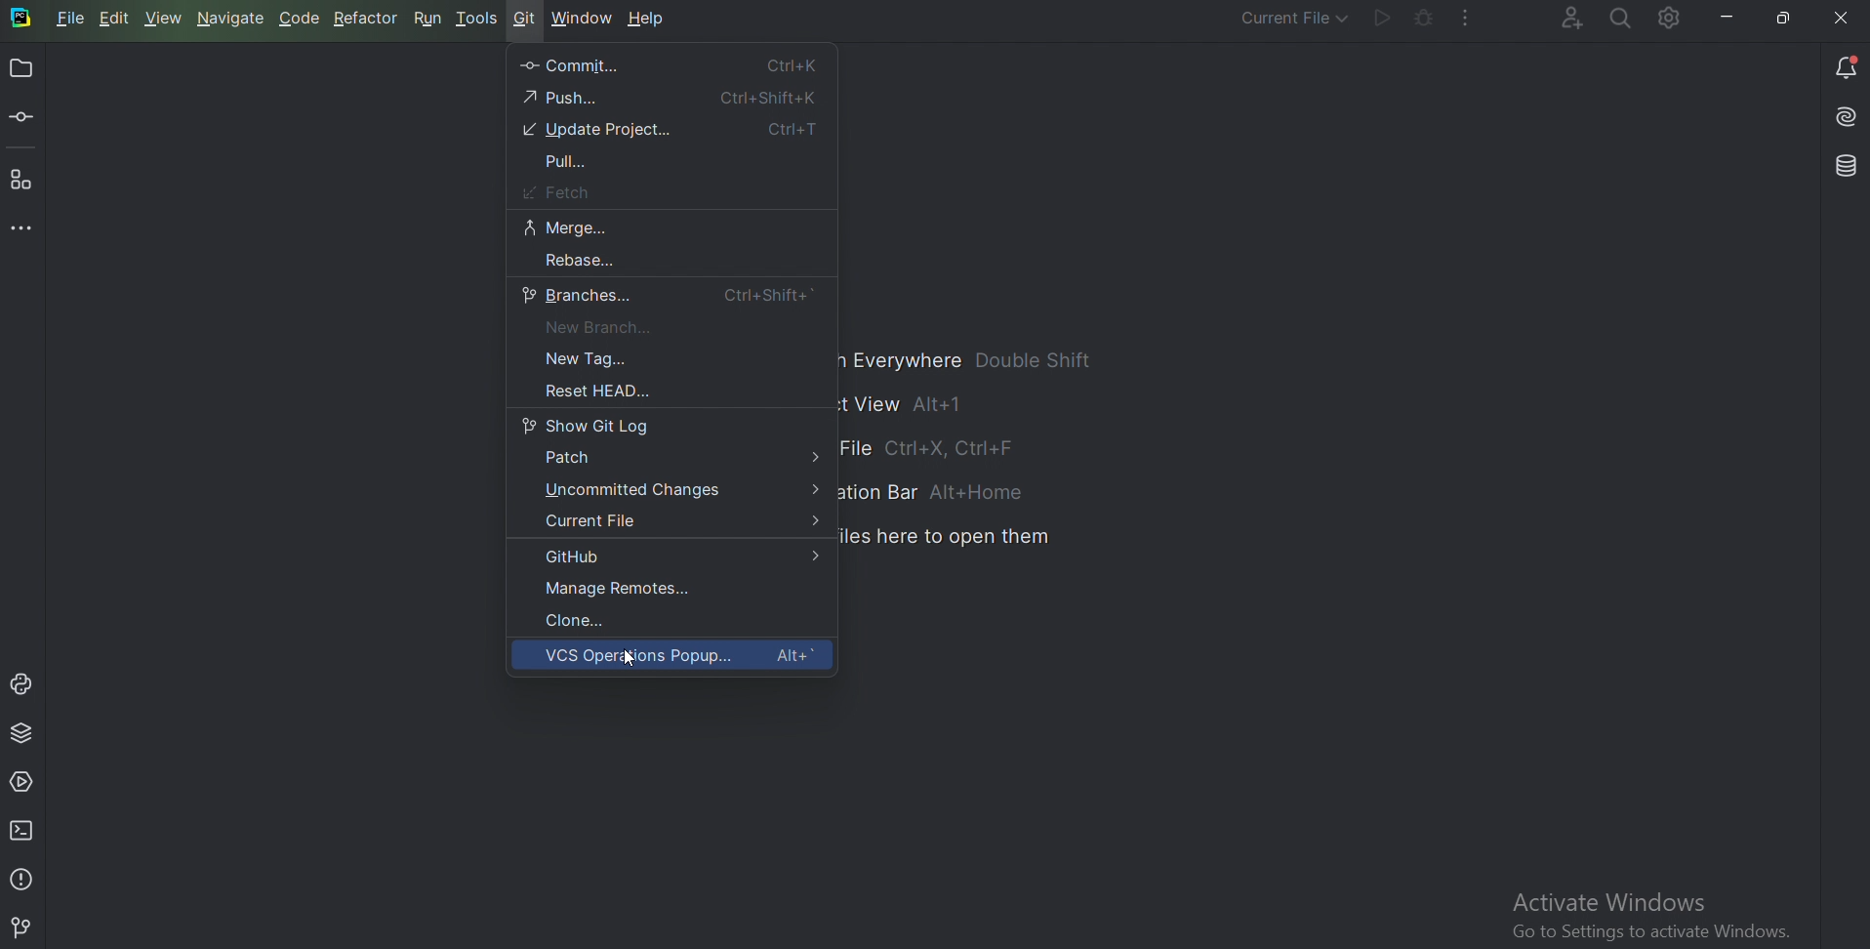 This screenshot has height=949, width=1870. Describe the element at coordinates (578, 261) in the screenshot. I see `Rebase` at that location.